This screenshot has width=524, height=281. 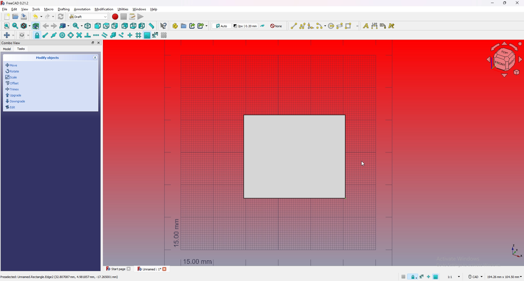 I want to click on snap ortho, so click(x=130, y=35).